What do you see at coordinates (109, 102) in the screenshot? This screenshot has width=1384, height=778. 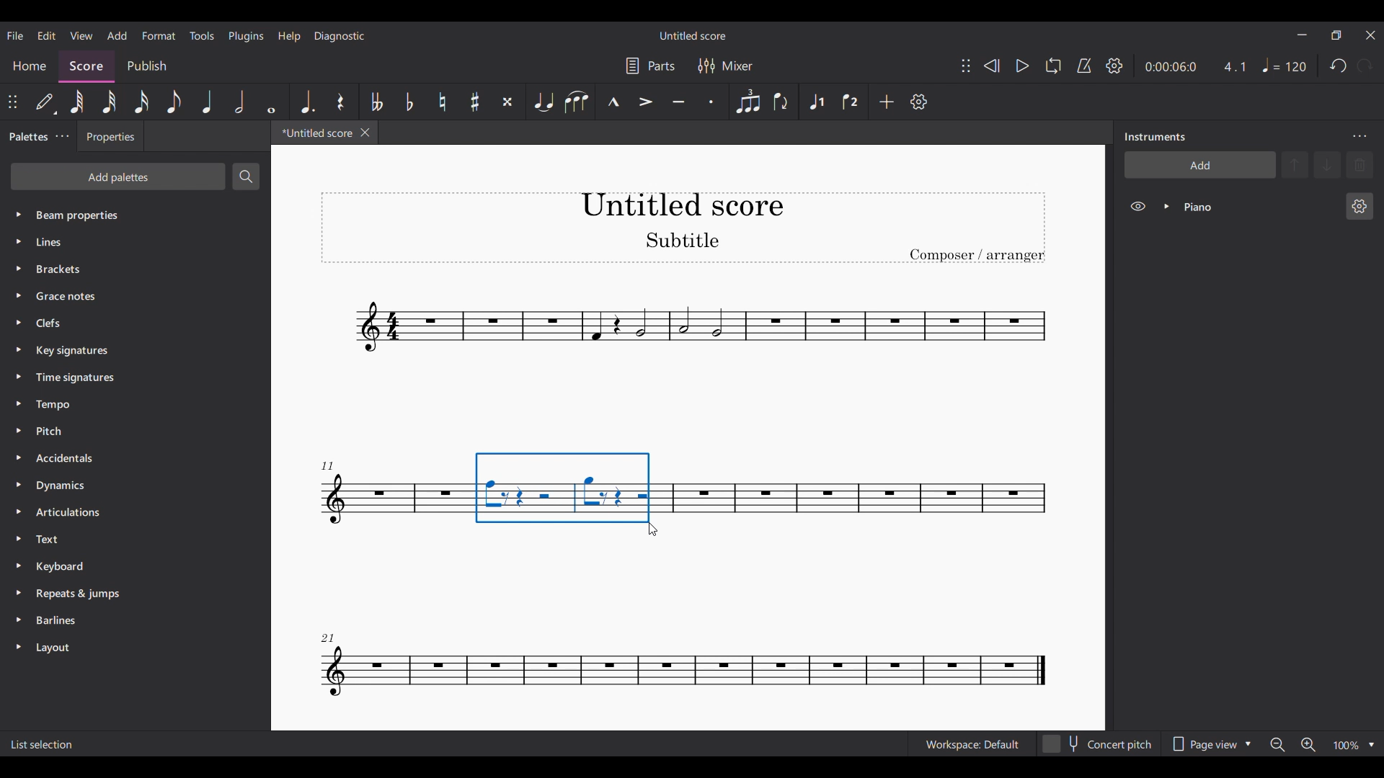 I see `32nd note` at bounding box center [109, 102].